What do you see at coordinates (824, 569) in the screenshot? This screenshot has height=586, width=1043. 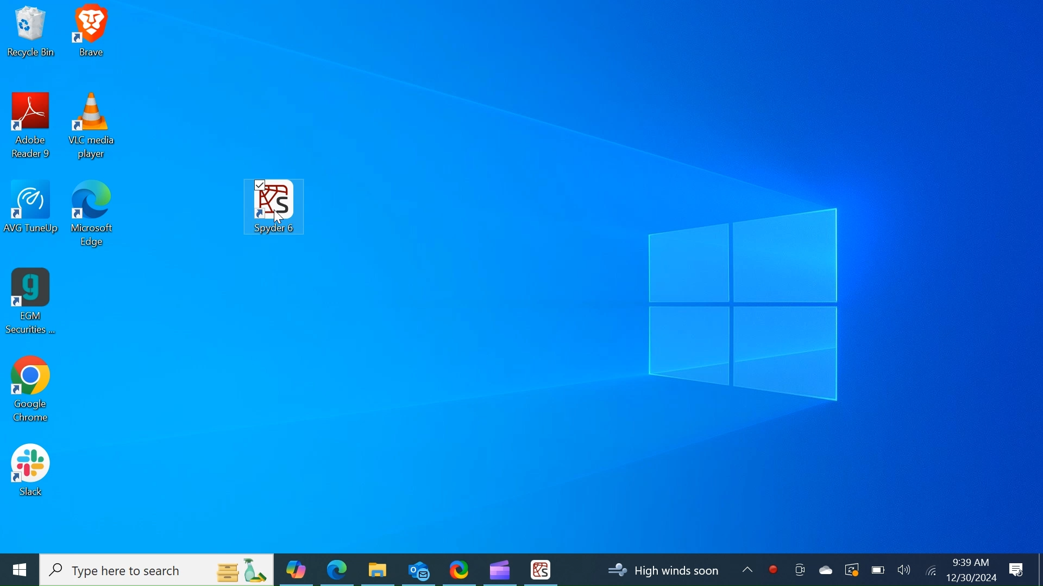 I see `OneDrive` at bounding box center [824, 569].